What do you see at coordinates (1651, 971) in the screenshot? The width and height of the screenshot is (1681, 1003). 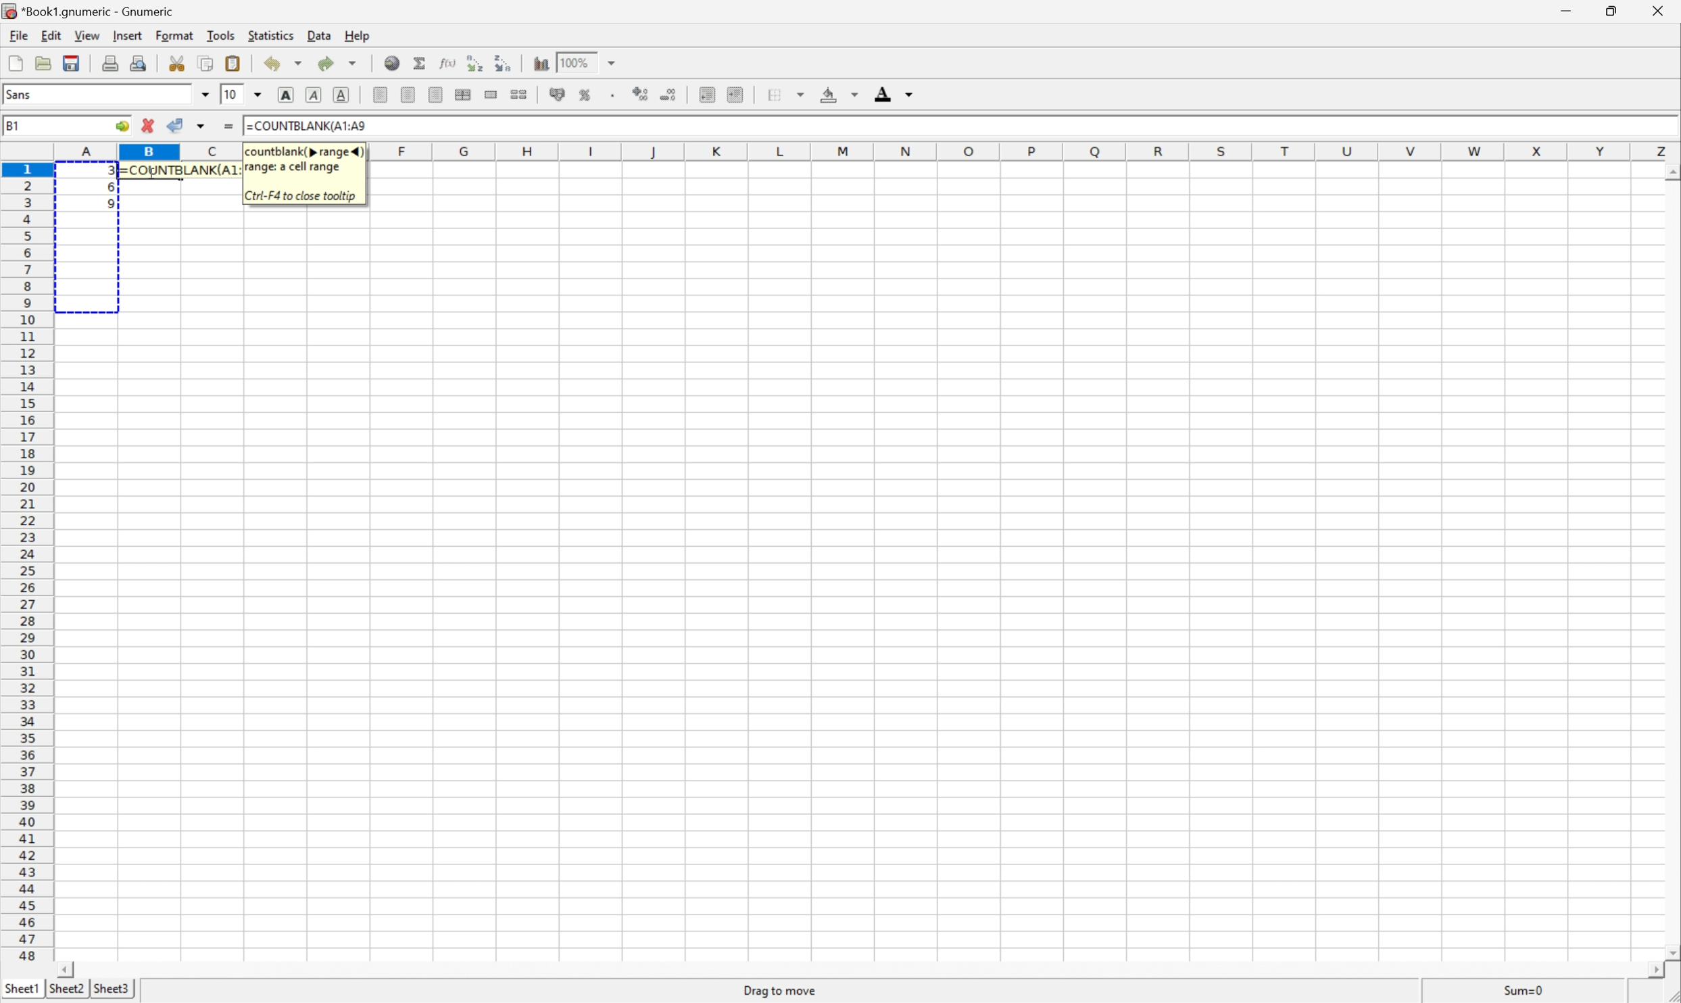 I see `Scroll Right` at bounding box center [1651, 971].